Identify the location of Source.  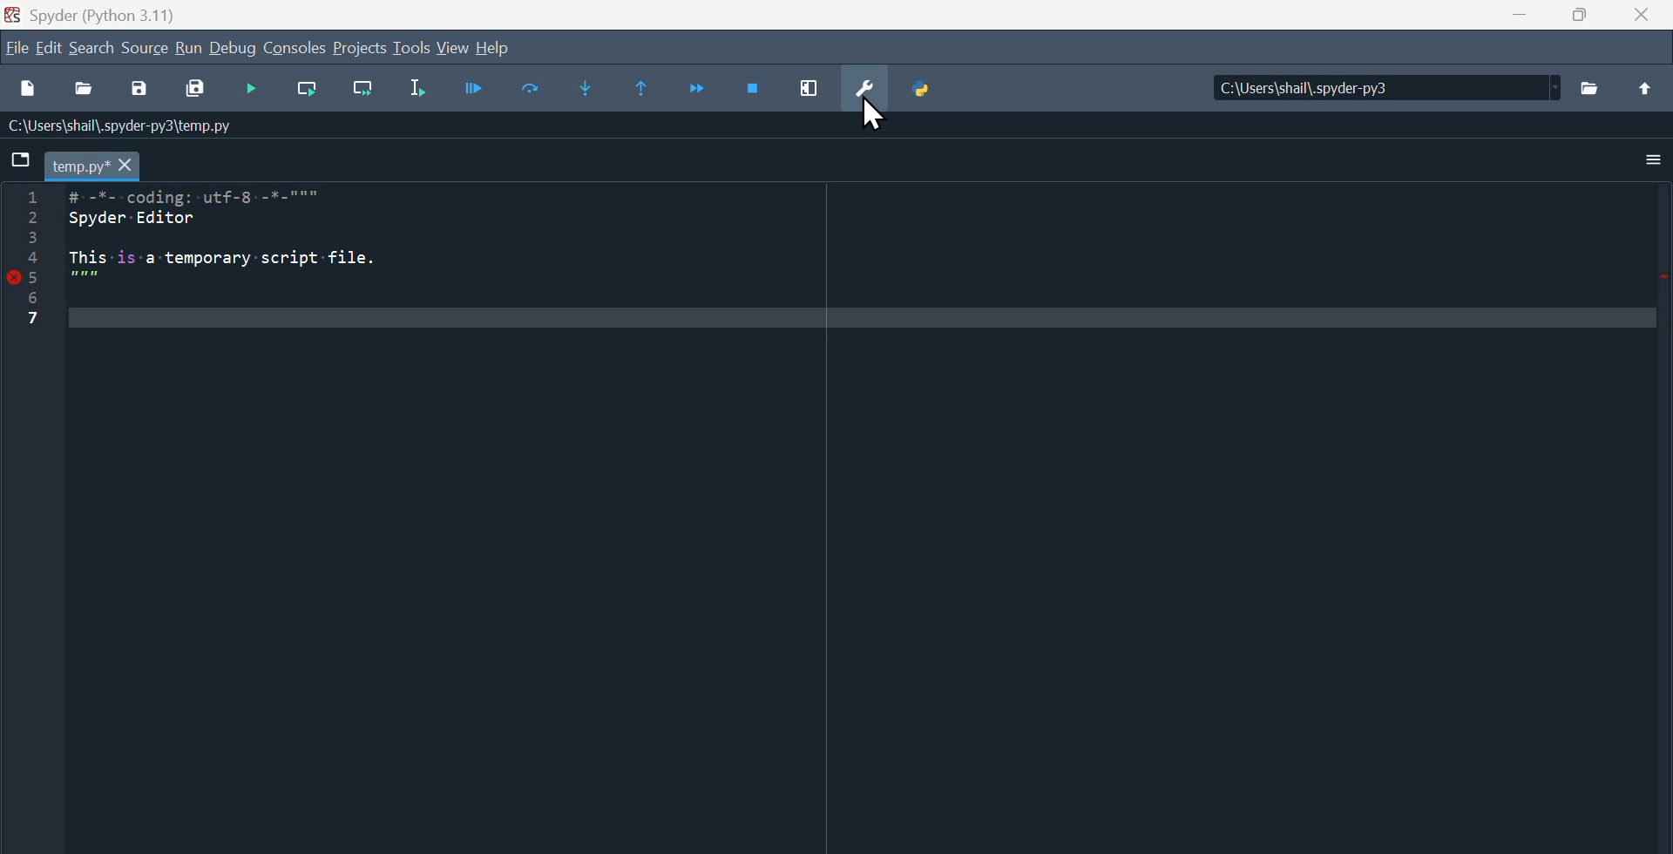
(146, 52).